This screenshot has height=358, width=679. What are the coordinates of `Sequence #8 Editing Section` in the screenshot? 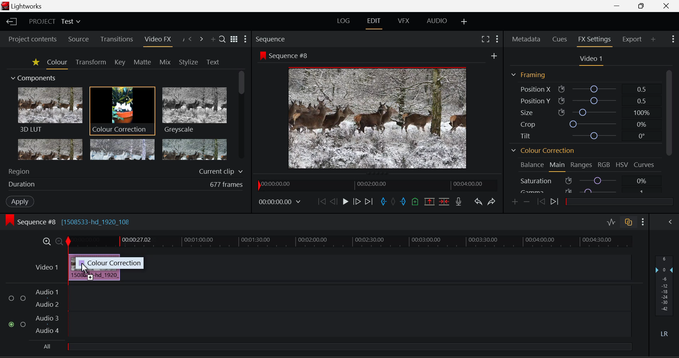 It's located at (66, 221).